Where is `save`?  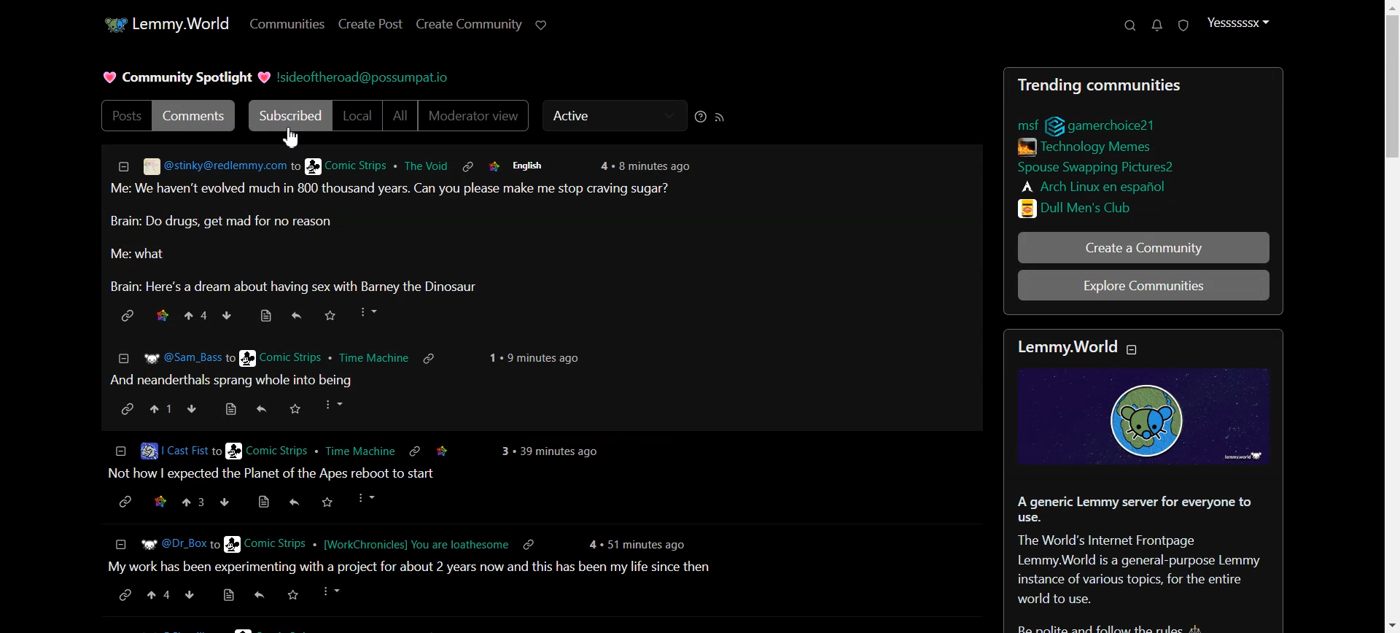 save is located at coordinates (291, 597).